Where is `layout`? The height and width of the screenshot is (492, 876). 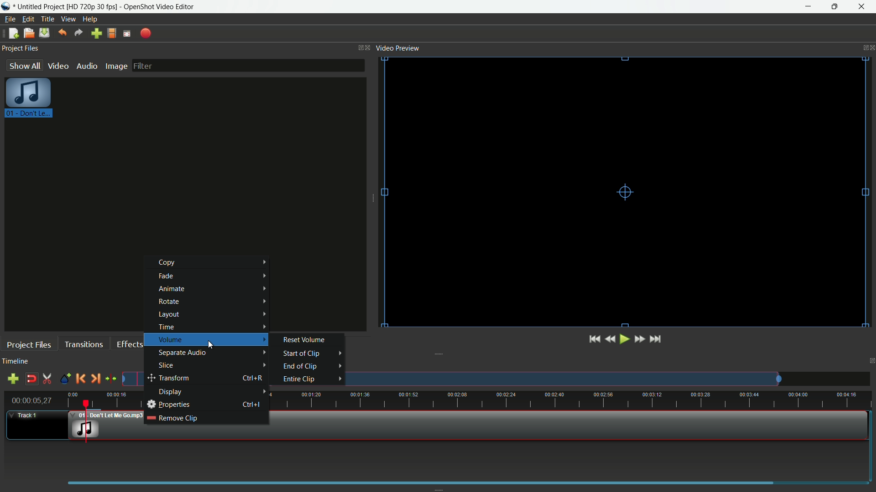
layout is located at coordinates (213, 314).